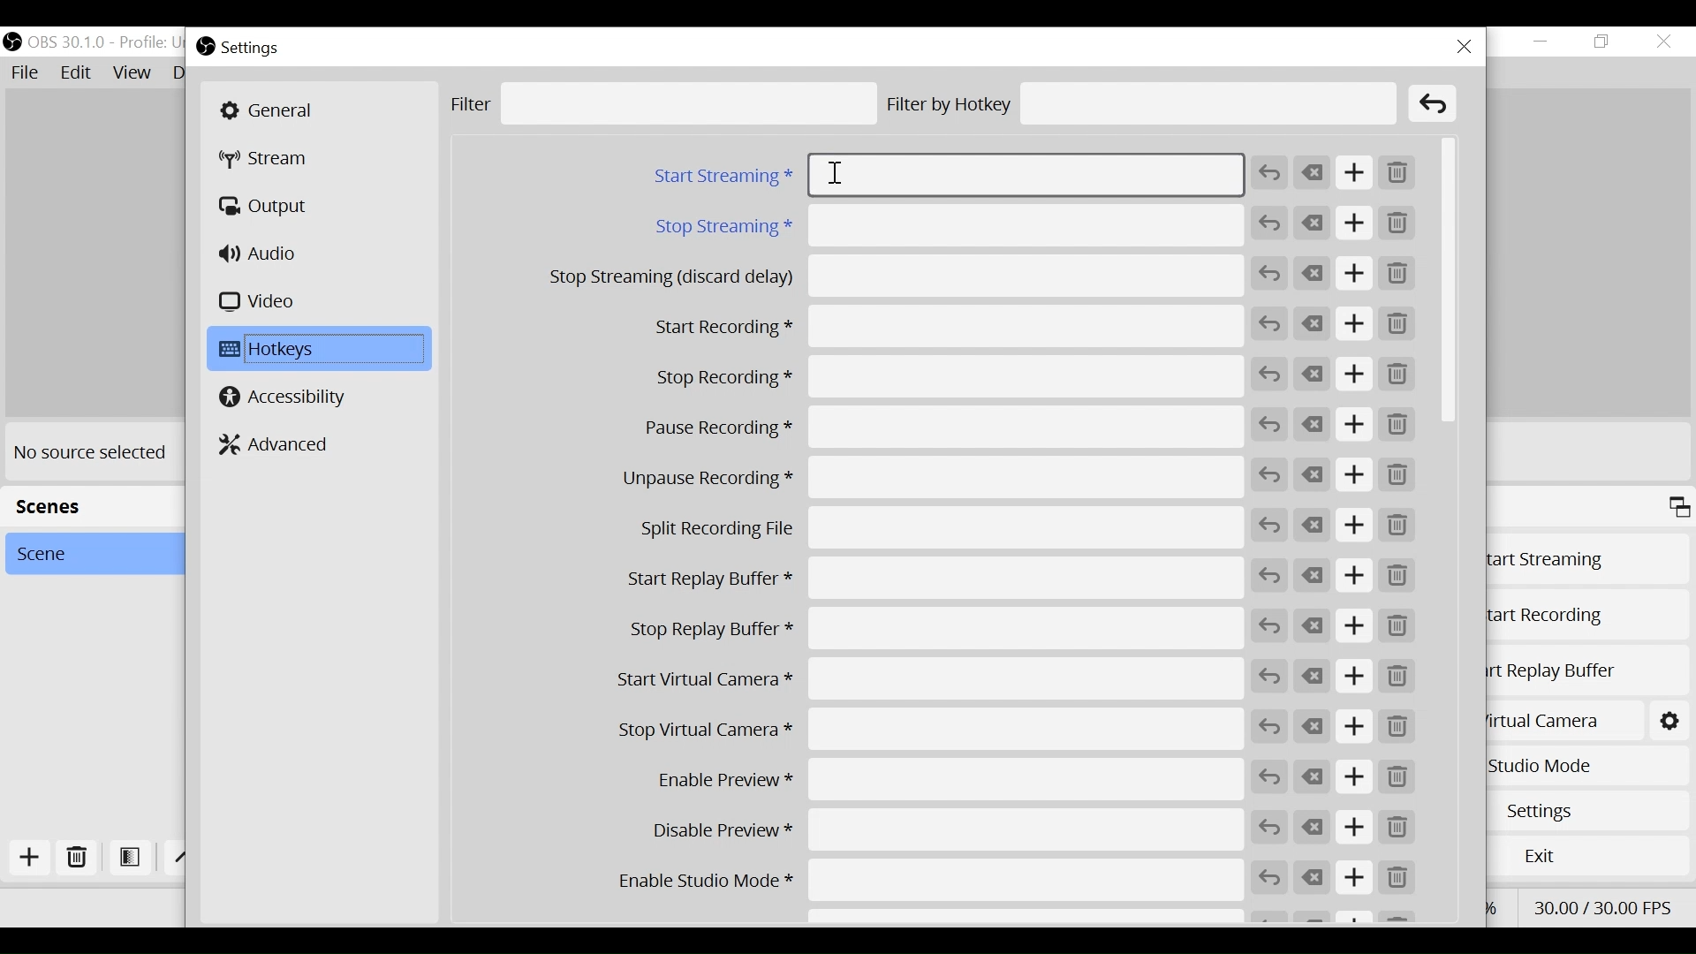 The image size is (1696, 954). What do you see at coordinates (1270, 627) in the screenshot?
I see `Revert` at bounding box center [1270, 627].